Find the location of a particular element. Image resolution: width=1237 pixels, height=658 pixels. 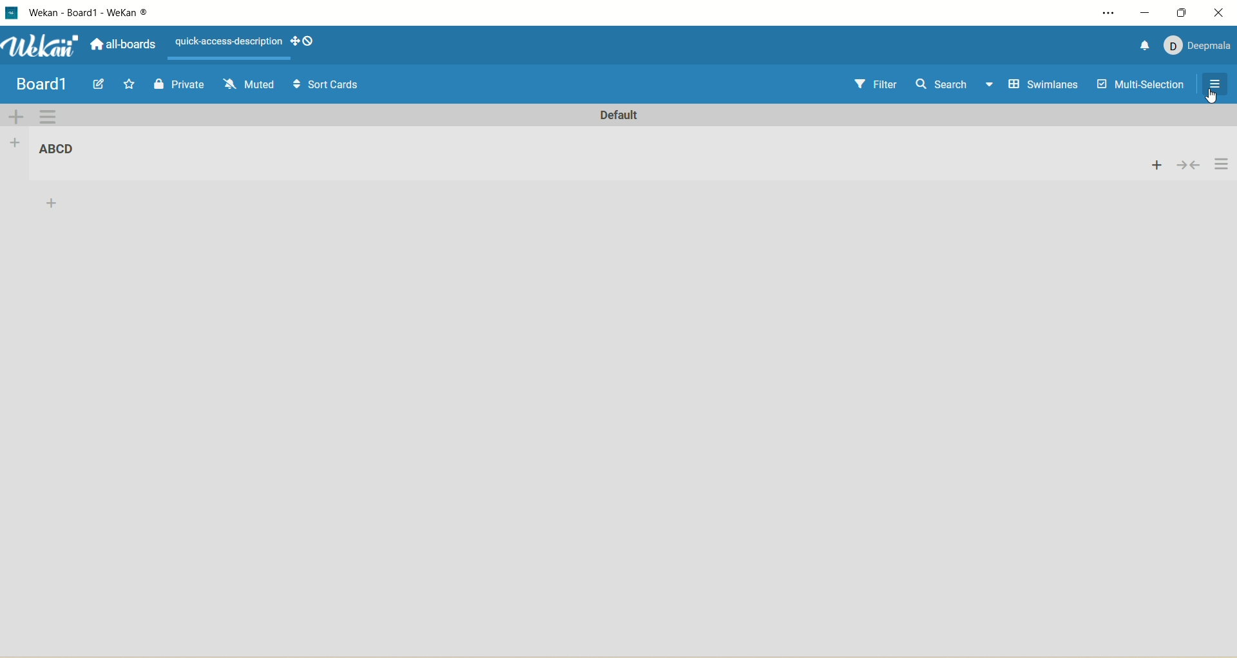

title is located at coordinates (62, 150).